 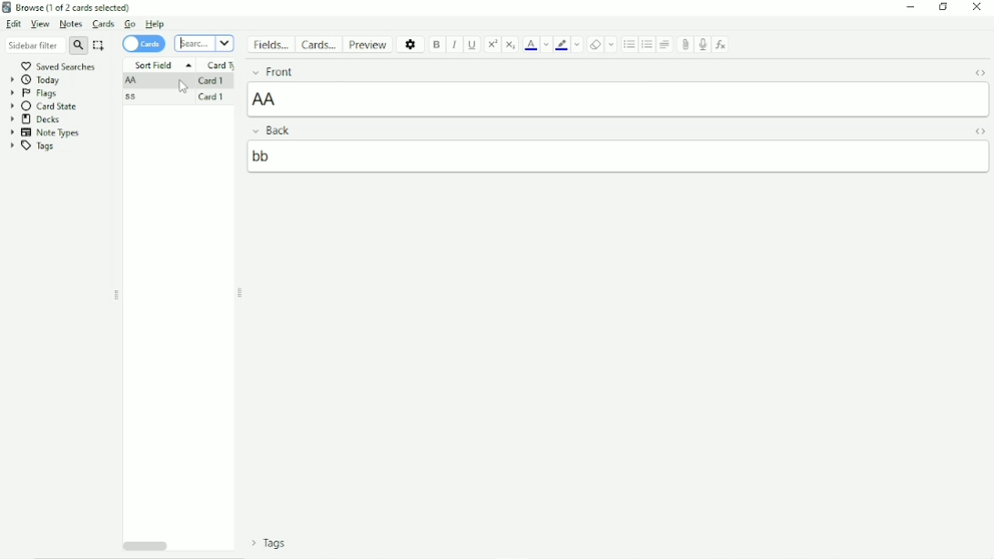 I want to click on Flags, so click(x=34, y=94).